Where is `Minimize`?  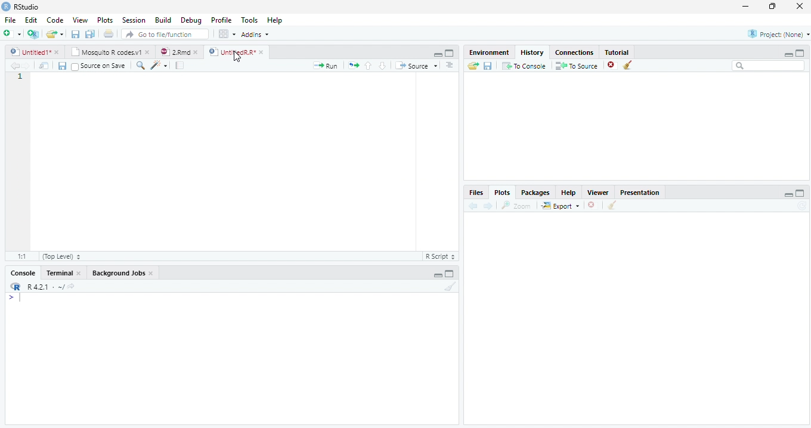
Minimize is located at coordinates (788, 55).